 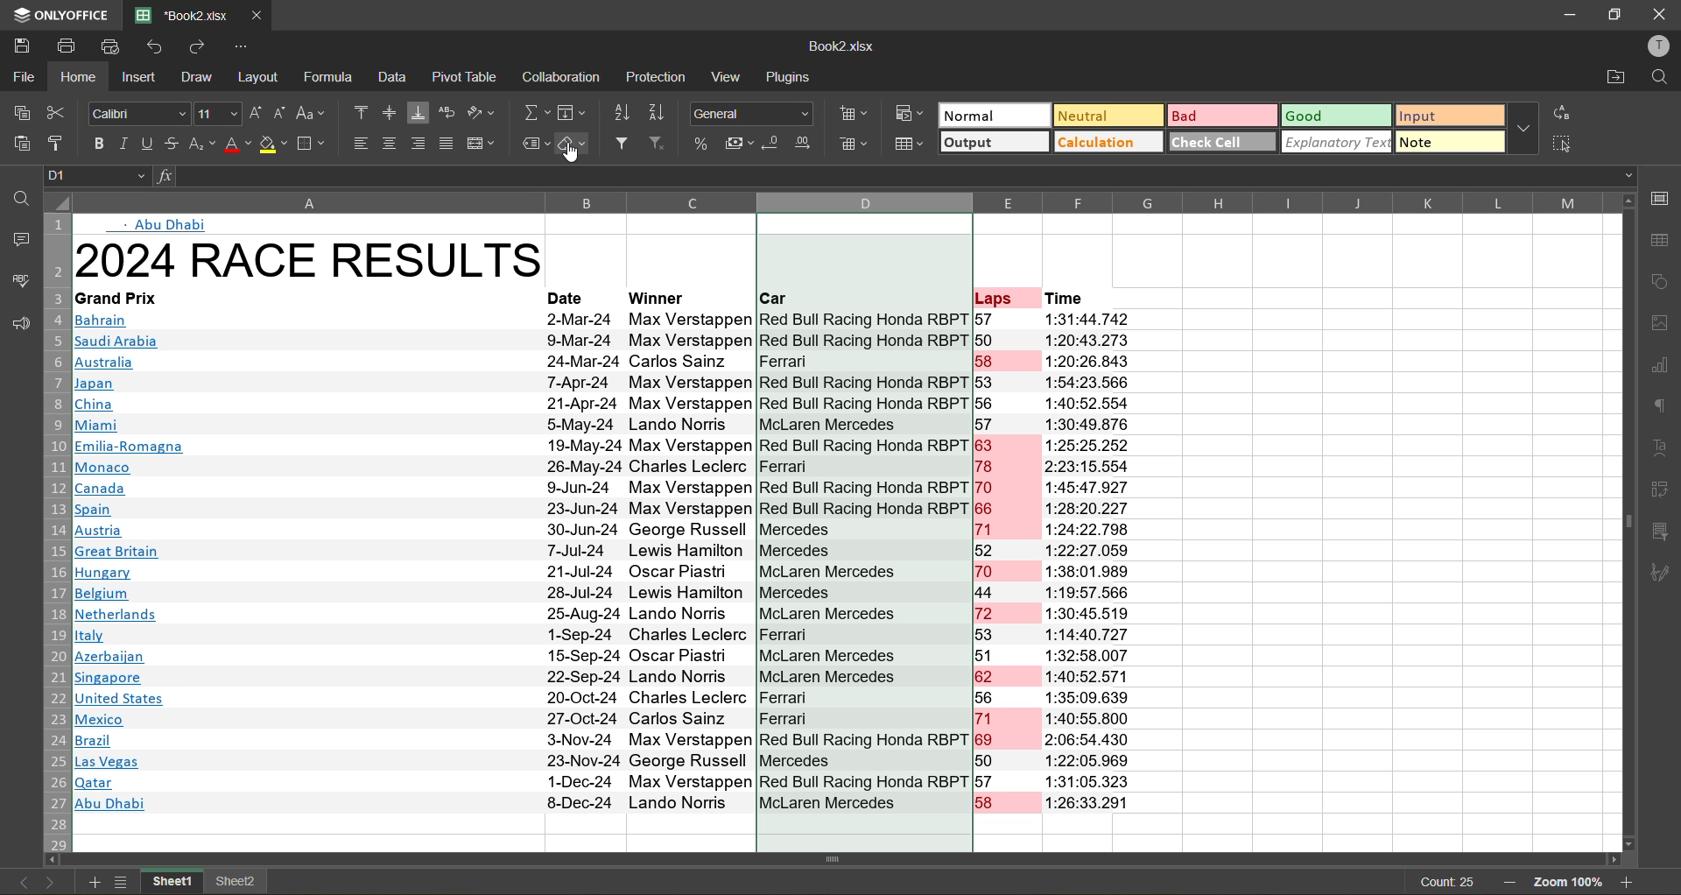 I want to click on decrement size, so click(x=283, y=115).